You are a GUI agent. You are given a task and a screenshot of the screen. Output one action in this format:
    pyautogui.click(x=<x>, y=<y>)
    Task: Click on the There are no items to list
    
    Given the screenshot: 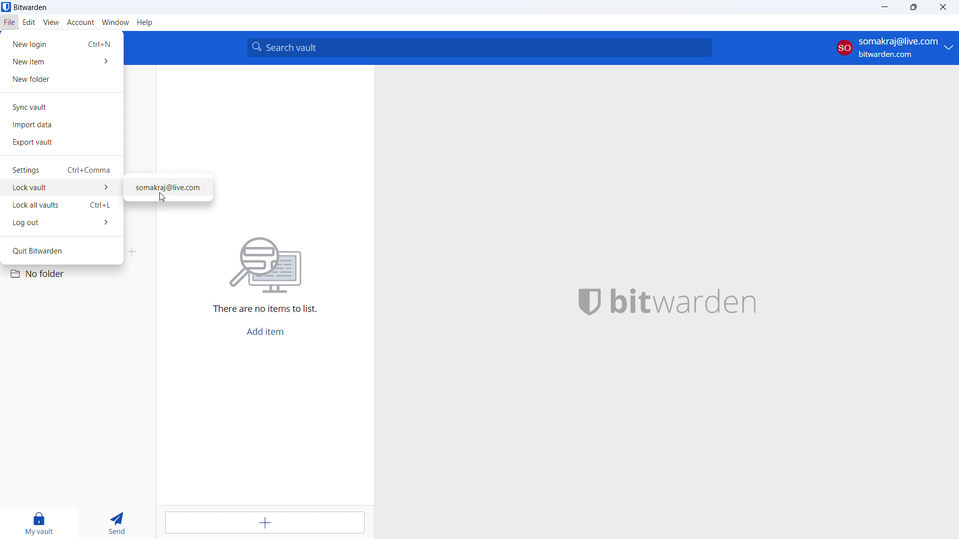 What is the action you would take?
    pyautogui.click(x=268, y=308)
    